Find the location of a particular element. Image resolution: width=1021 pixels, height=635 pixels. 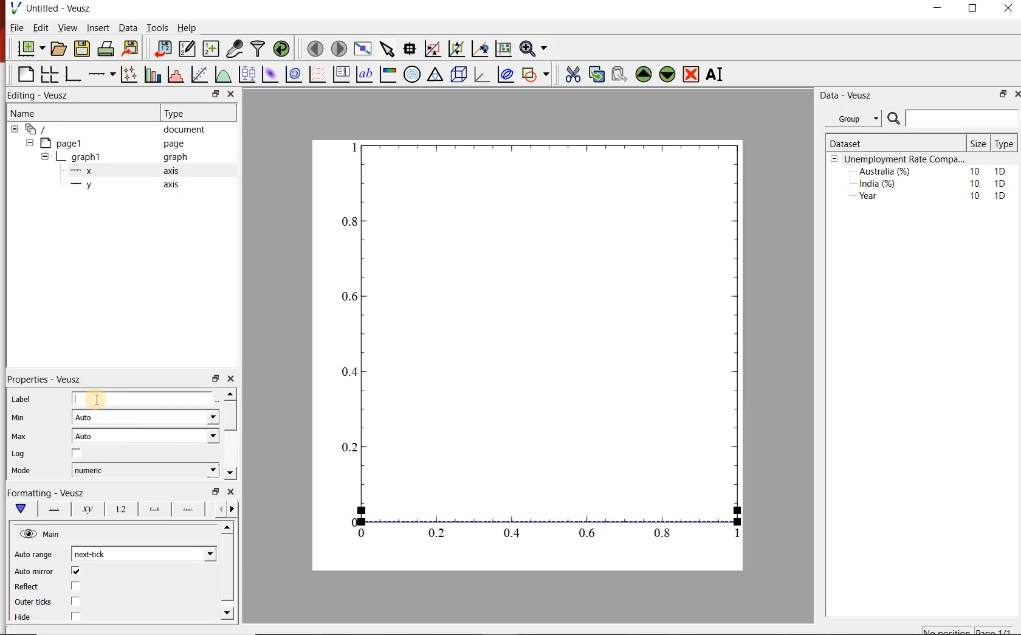

Edit is located at coordinates (39, 27).